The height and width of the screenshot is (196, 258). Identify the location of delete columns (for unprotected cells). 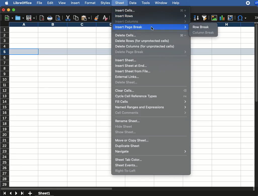
(145, 47).